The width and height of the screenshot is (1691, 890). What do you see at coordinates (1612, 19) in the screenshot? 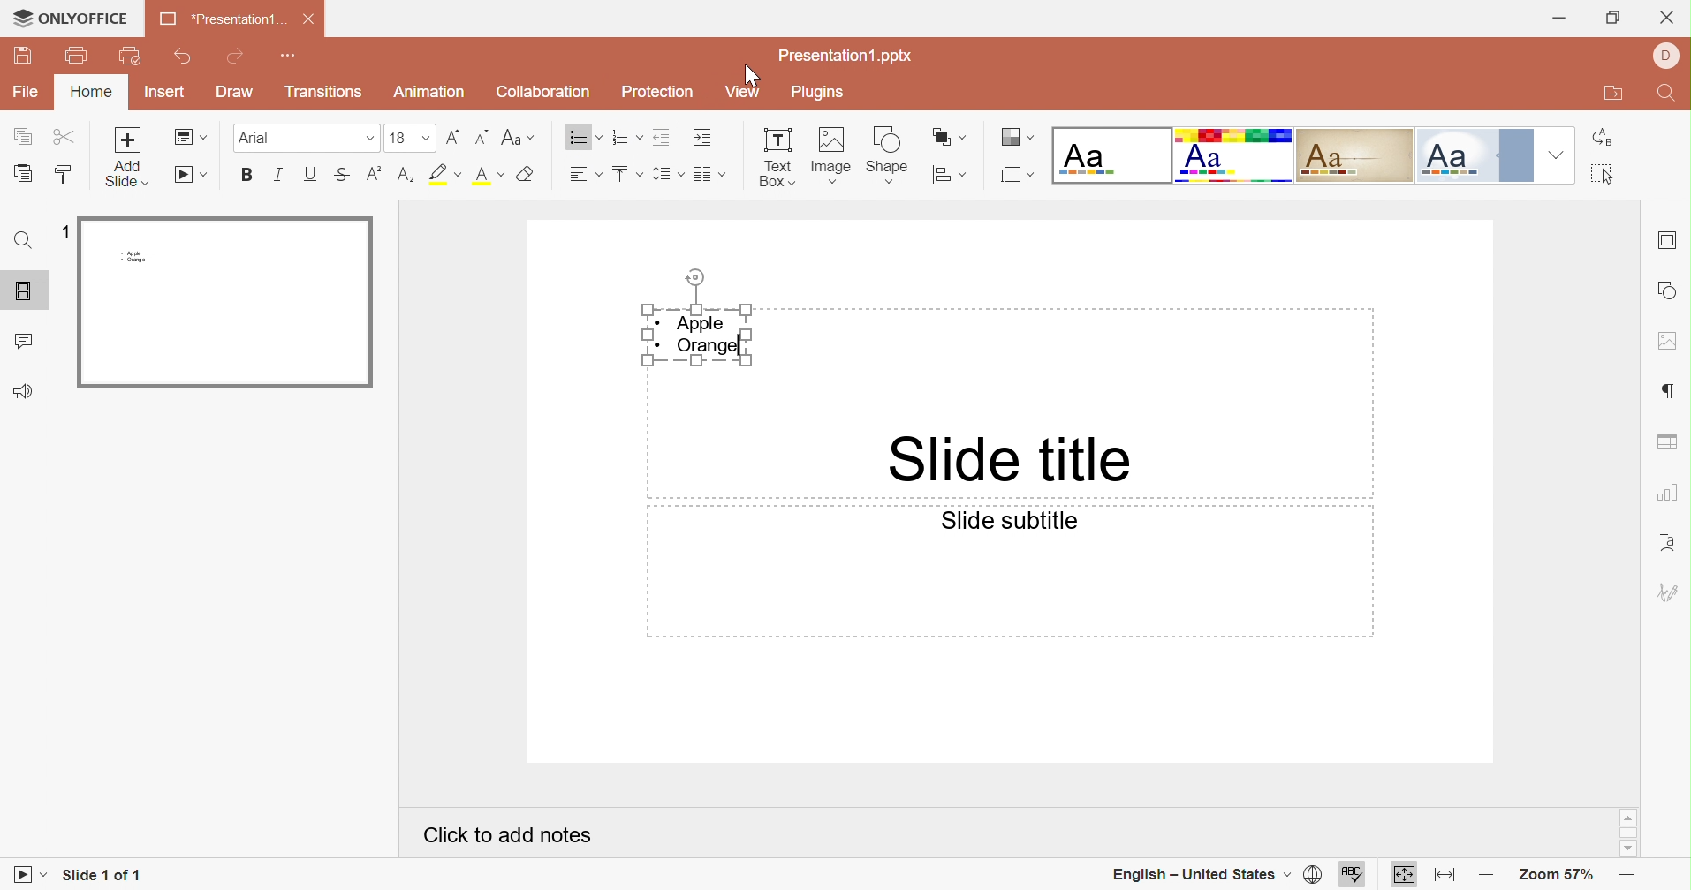
I see `Restore Down` at bounding box center [1612, 19].